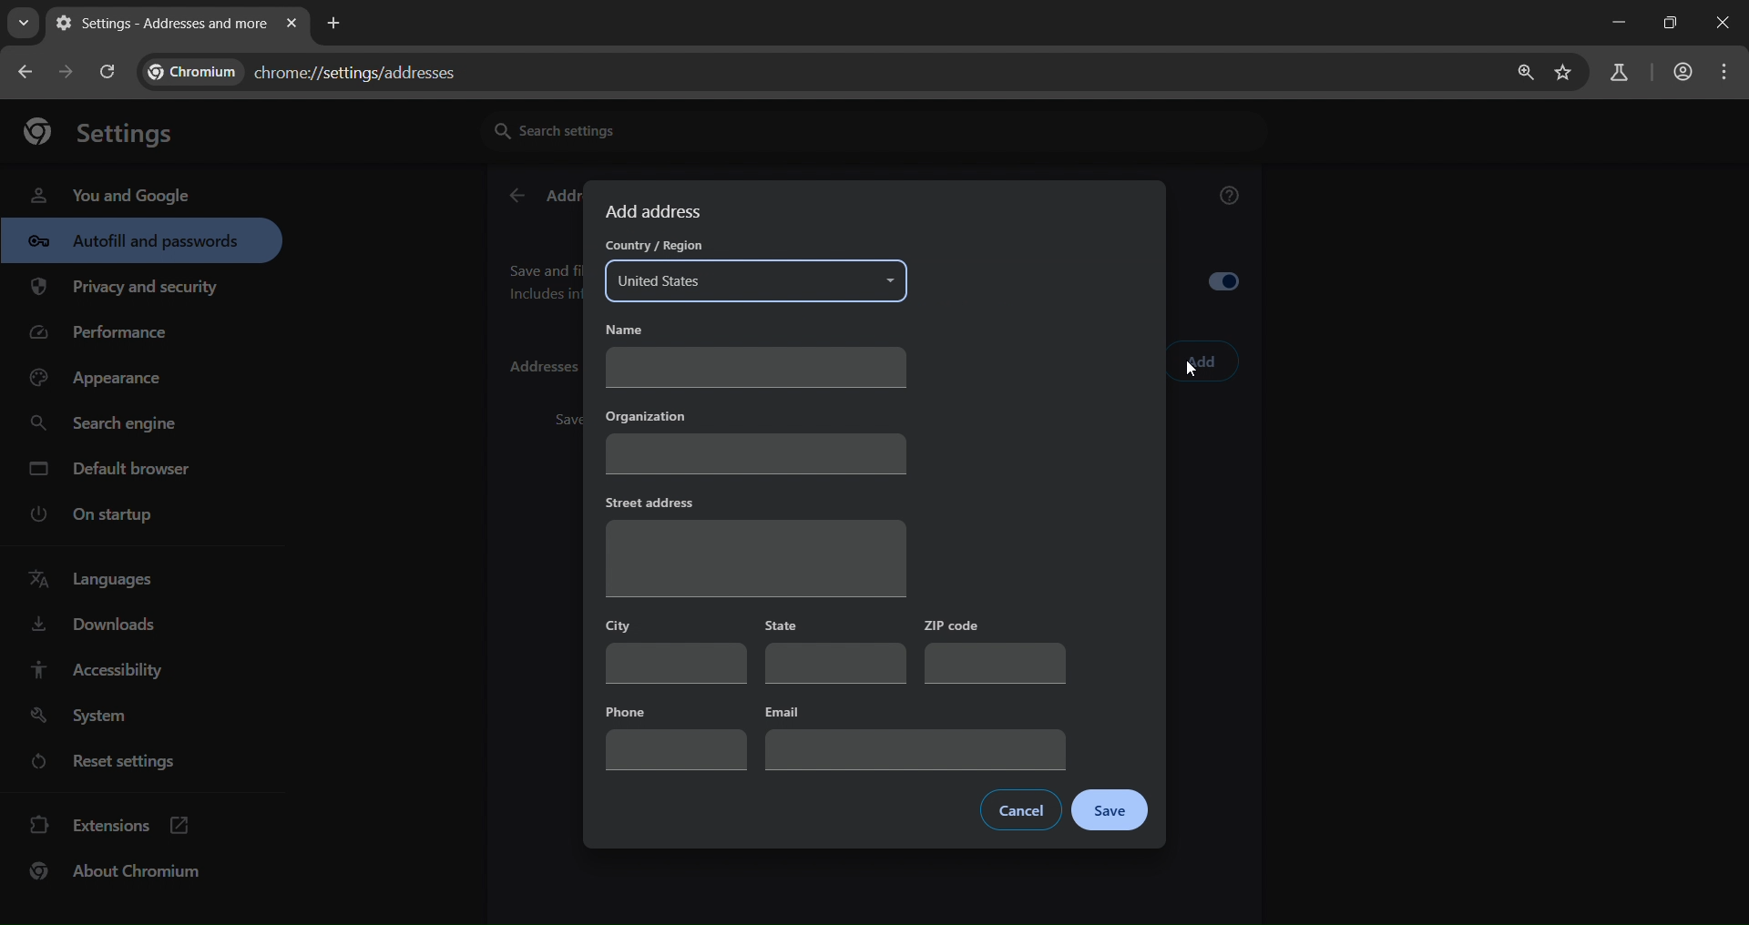 Image resolution: width=1749 pixels, height=925 pixels. What do you see at coordinates (1614, 23) in the screenshot?
I see `minimize` at bounding box center [1614, 23].